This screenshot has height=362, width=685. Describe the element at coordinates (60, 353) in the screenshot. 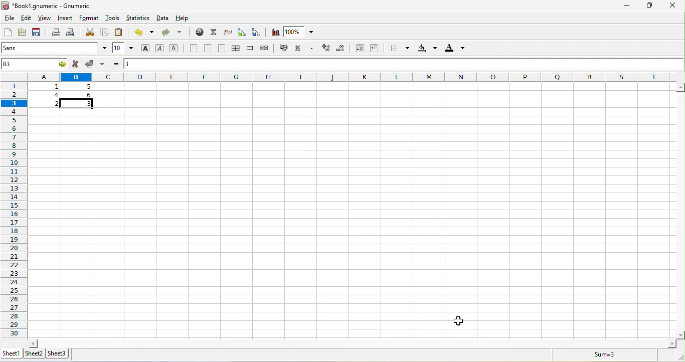

I see `sheet 3` at that location.